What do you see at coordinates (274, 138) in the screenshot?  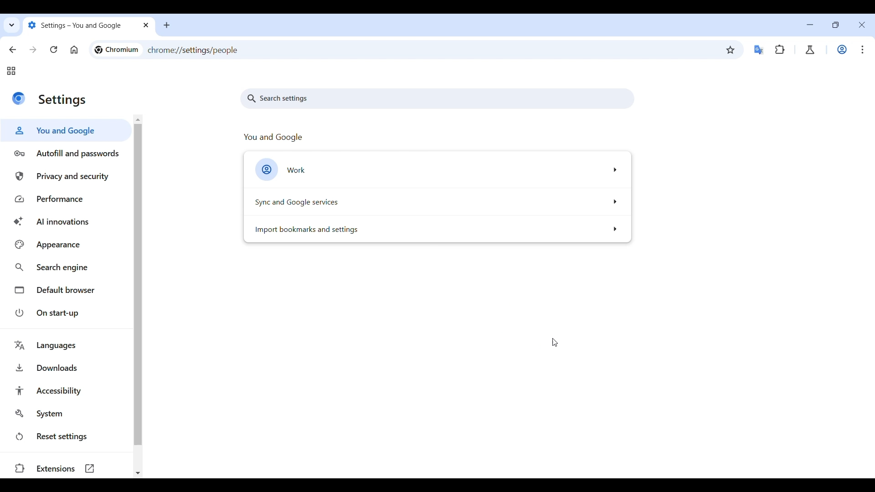 I see `you and google` at bounding box center [274, 138].